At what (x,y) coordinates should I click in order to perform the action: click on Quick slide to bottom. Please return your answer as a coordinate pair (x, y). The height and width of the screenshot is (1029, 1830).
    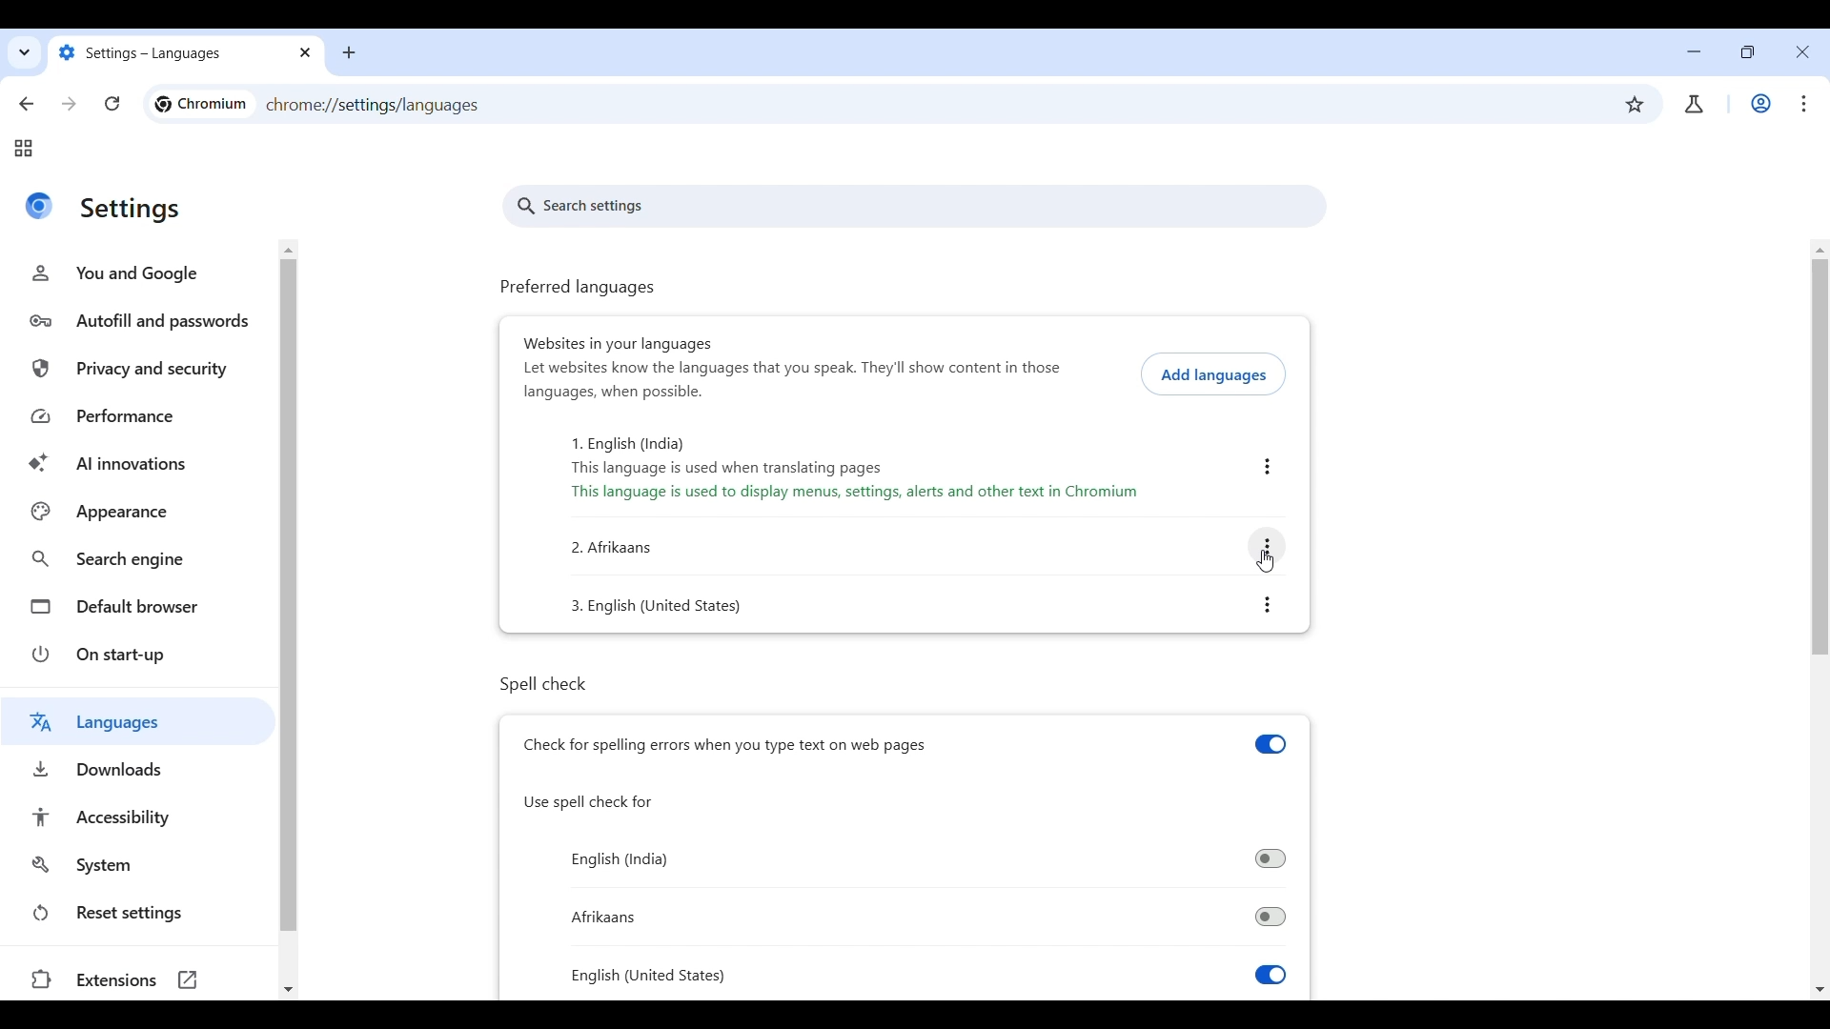
    Looking at the image, I should click on (1820, 990).